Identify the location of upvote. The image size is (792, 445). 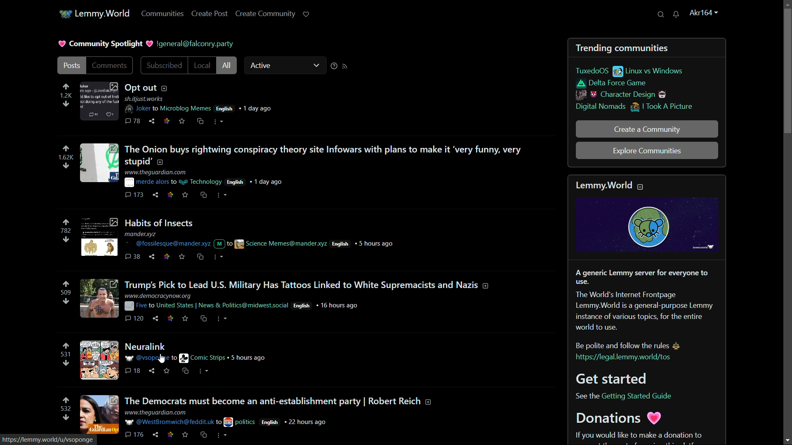
(66, 346).